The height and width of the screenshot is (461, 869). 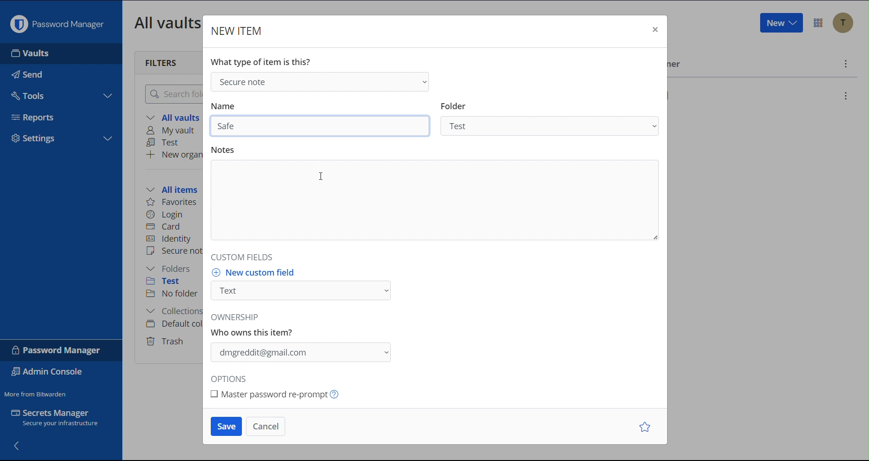 What do you see at coordinates (232, 379) in the screenshot?
I see `Options` at bounding box center [232, 379].